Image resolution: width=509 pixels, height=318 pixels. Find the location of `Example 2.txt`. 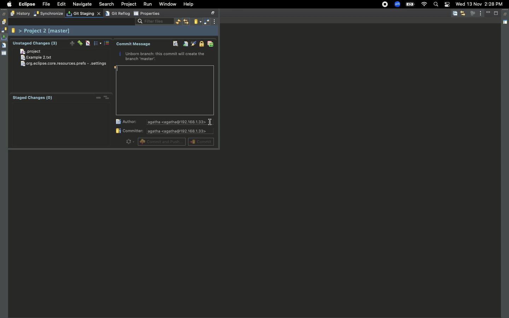

Example 2.txt is located at coordinates (41, 58).